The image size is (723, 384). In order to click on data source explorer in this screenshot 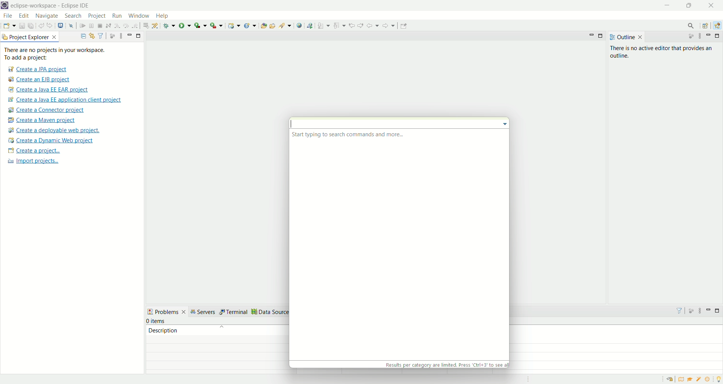, I will do `click(282, 312)`.